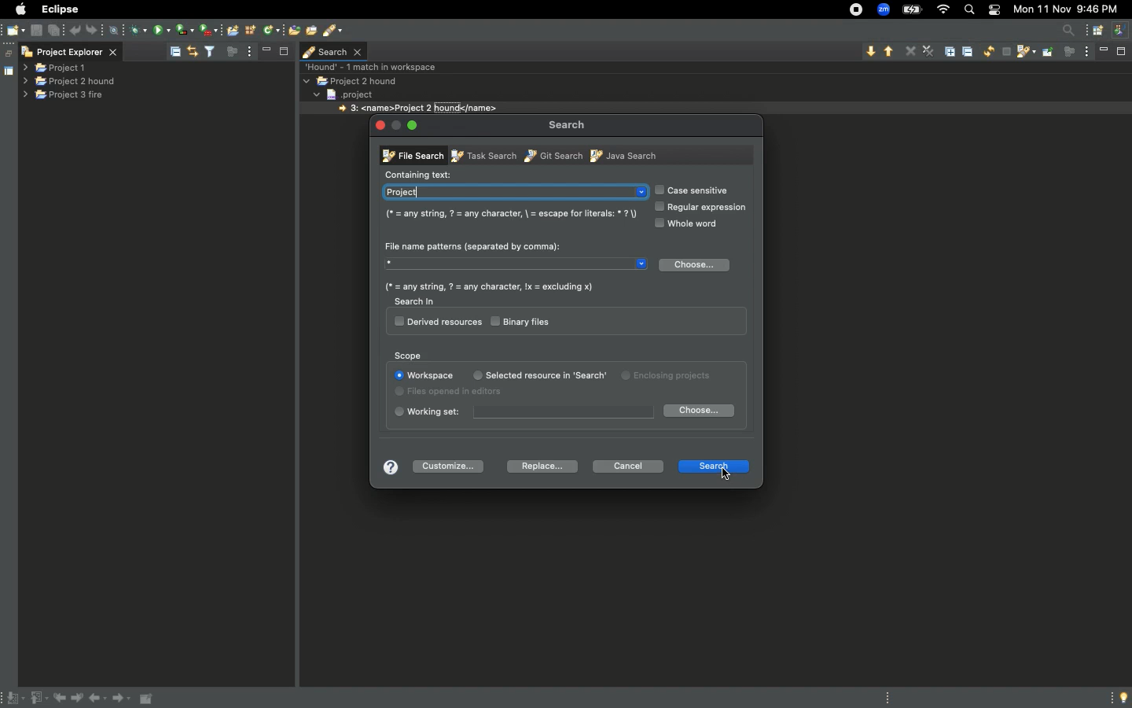 The height and width of the screenshot is (708, 1132). I want to click on Back, so click(99, 700).